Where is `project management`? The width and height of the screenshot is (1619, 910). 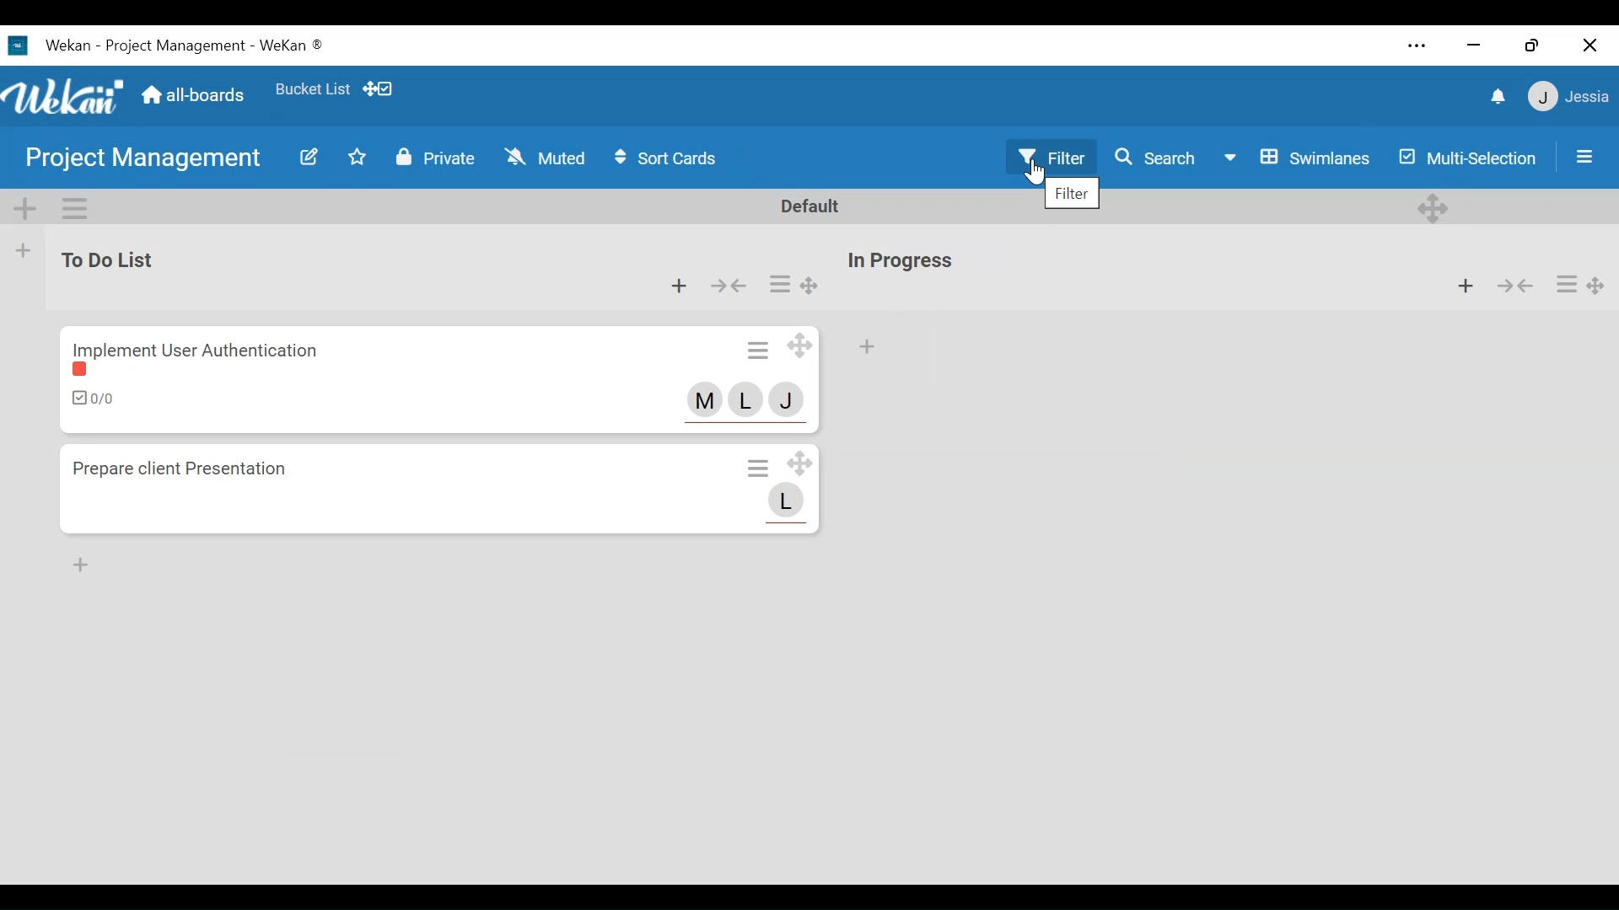 project management is located at coordinates (143, 157).